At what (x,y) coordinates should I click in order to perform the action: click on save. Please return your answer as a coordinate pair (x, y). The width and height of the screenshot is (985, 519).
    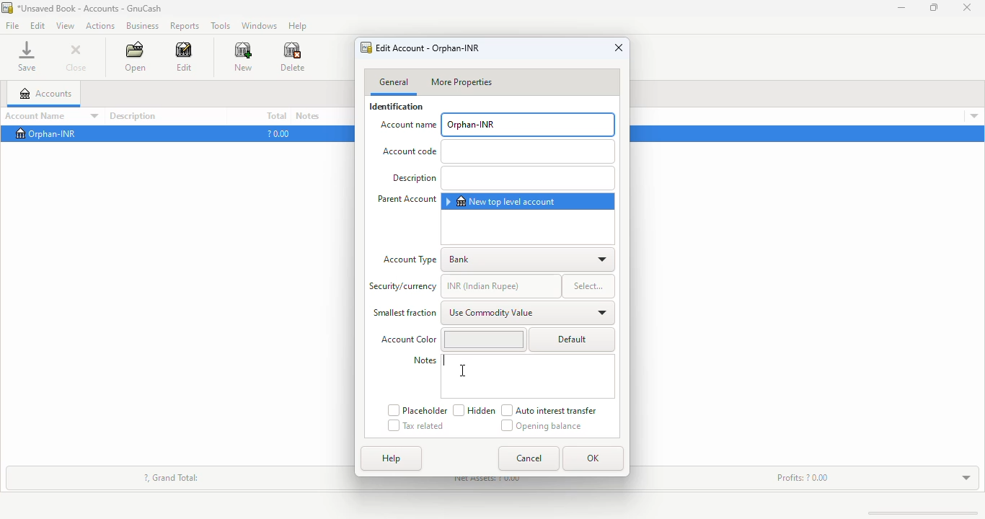
    Looking at the image, I should click on (27, 56).